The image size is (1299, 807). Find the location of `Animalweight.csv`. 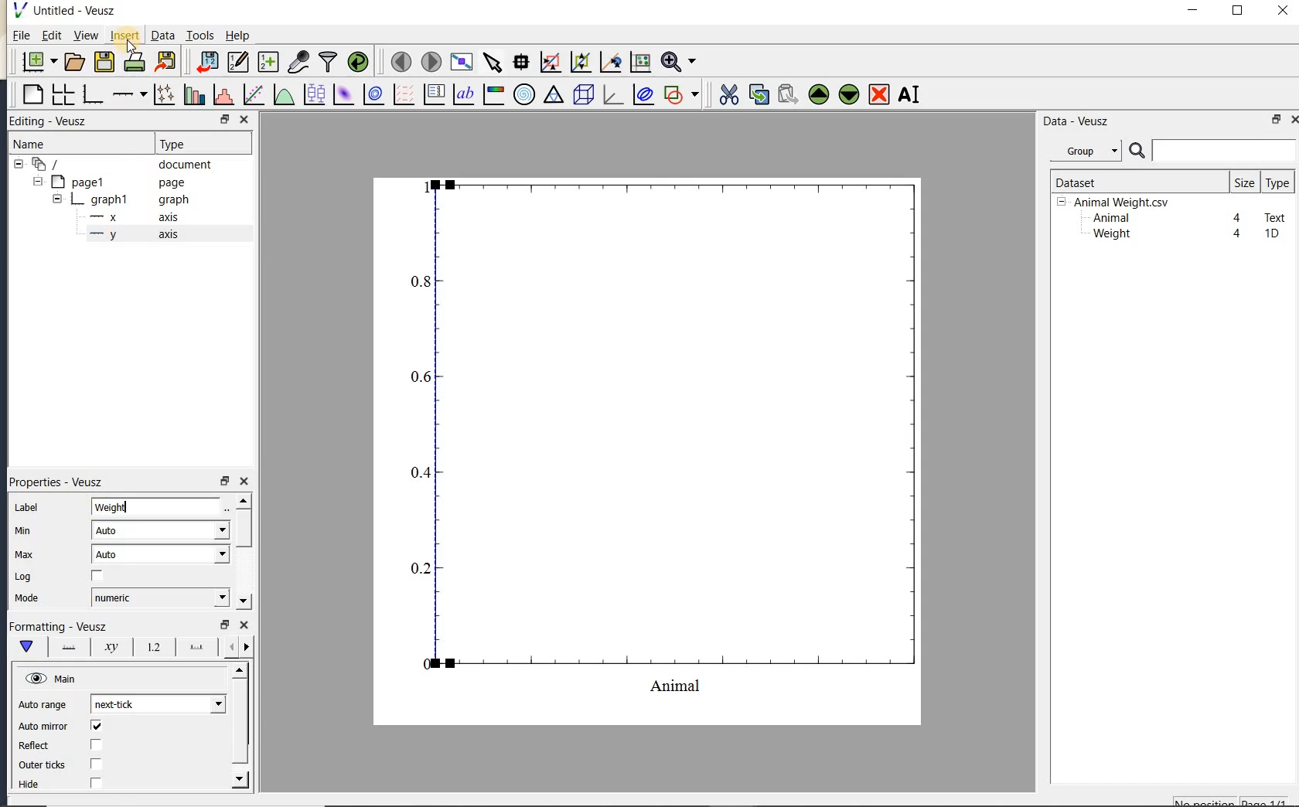

Animalweight.csv is located at coordinates (1117, 203).